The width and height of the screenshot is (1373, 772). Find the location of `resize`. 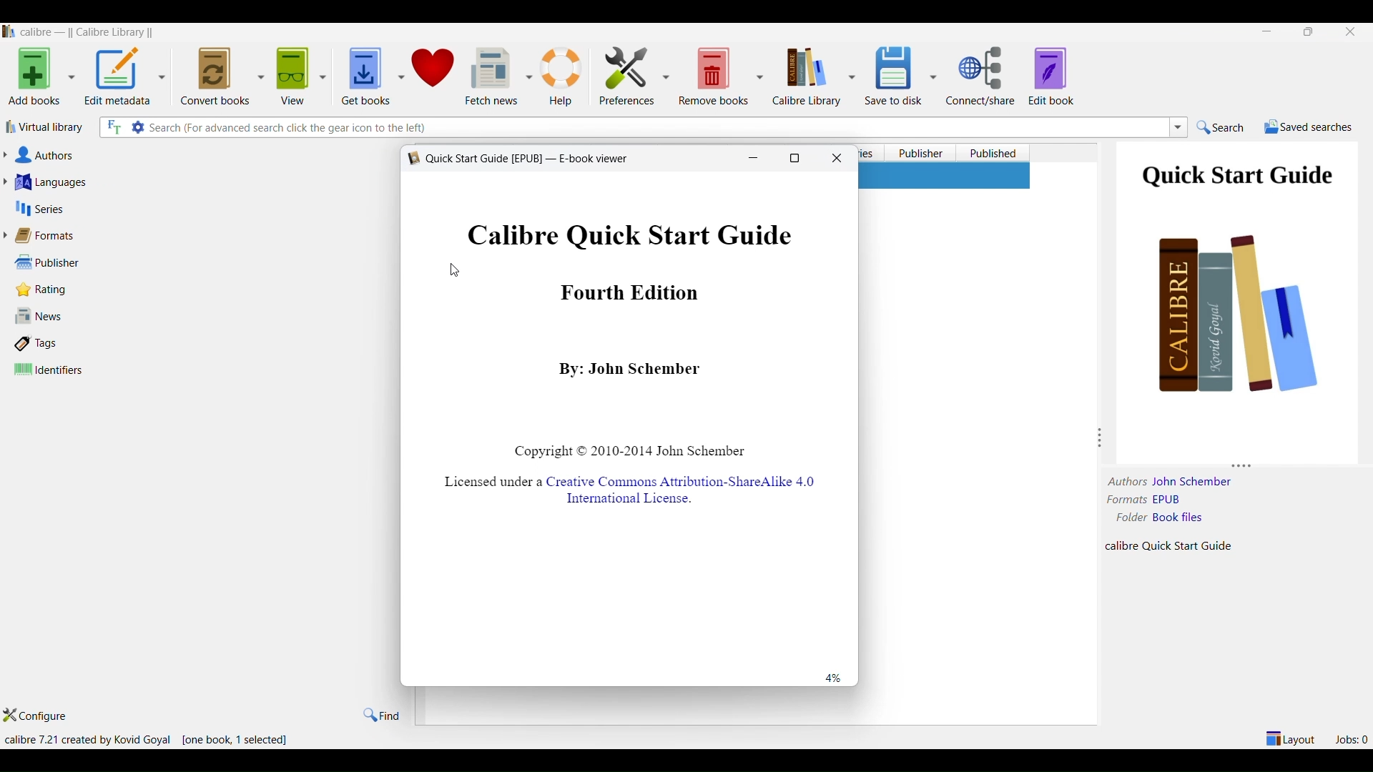

resize is located at coordinates (1101, 437).